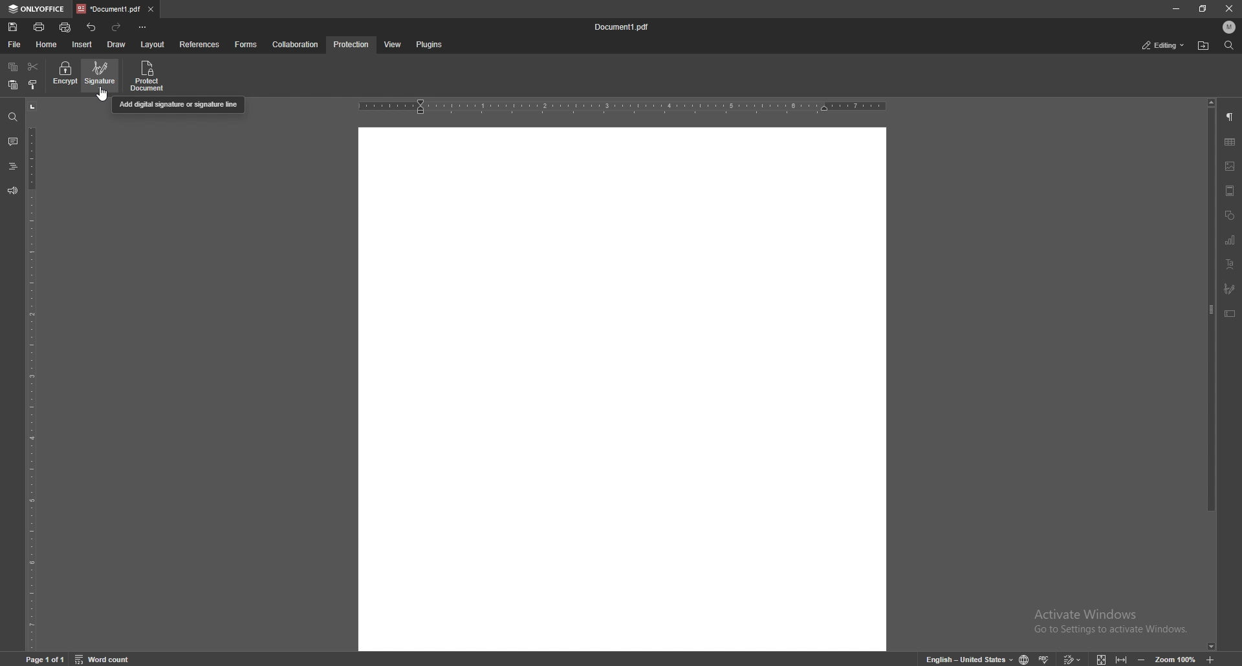 This screenshot has height=666, width=1242. I want to click on save, so click(14, 27).